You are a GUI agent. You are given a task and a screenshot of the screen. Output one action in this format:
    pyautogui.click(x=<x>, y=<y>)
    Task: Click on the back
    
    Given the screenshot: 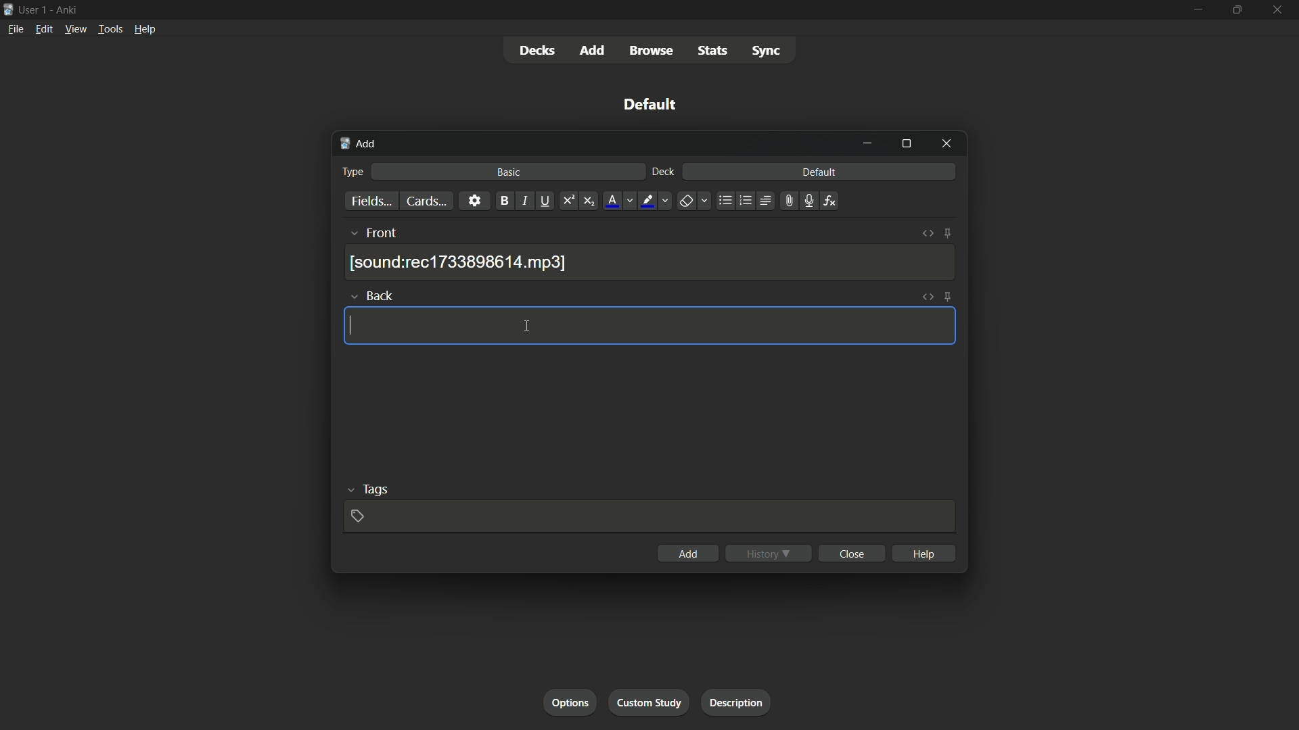 What is the action you would take?
    pyautogui.click(x=382, y=295)
    